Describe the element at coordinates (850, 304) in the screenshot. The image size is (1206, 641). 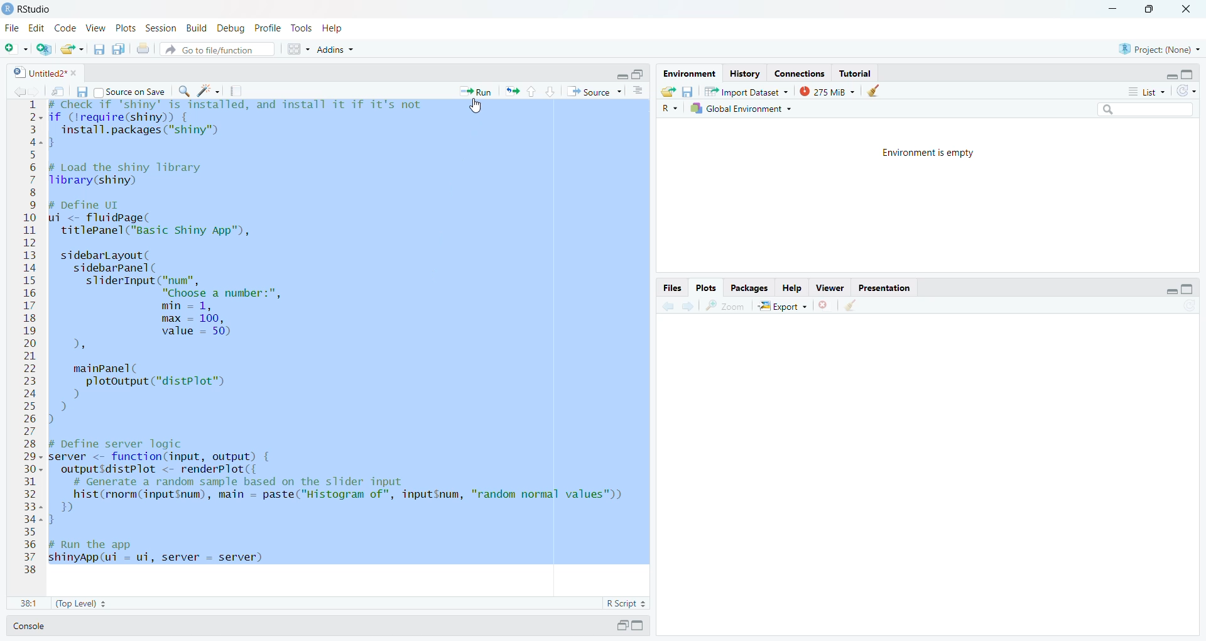
I see `clear` at that location.